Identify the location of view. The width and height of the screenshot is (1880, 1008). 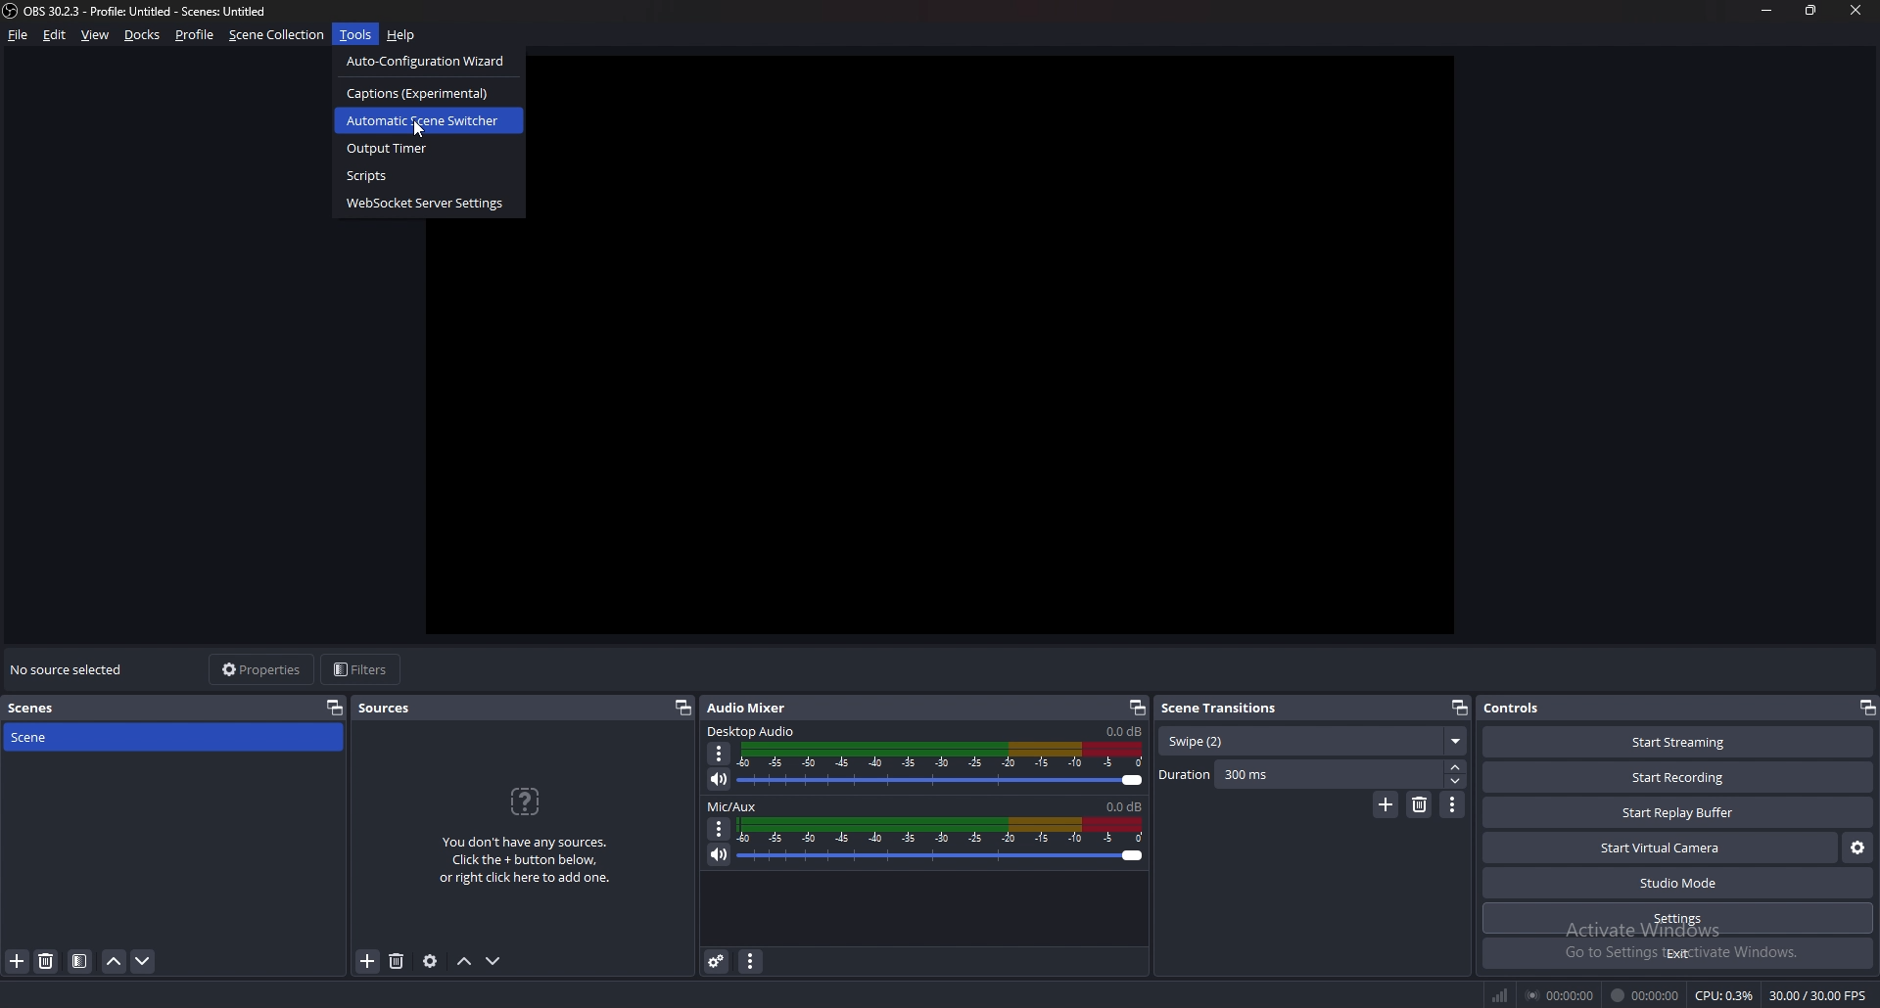
(96, 35).